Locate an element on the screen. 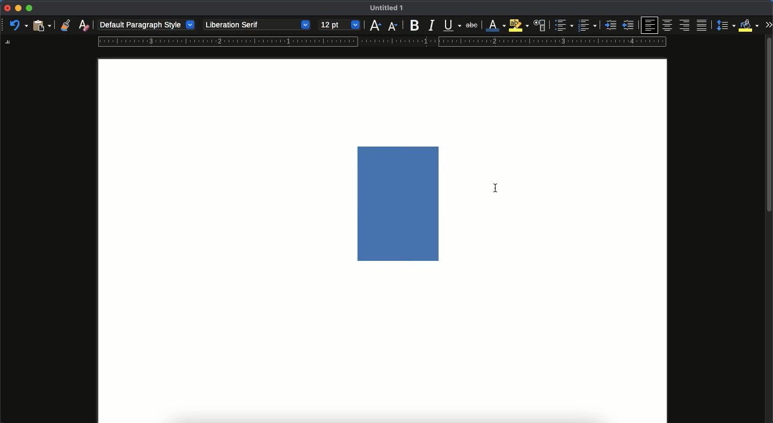 This screenshot has height=423, width=773. right align is located at coordinates (686, 26).